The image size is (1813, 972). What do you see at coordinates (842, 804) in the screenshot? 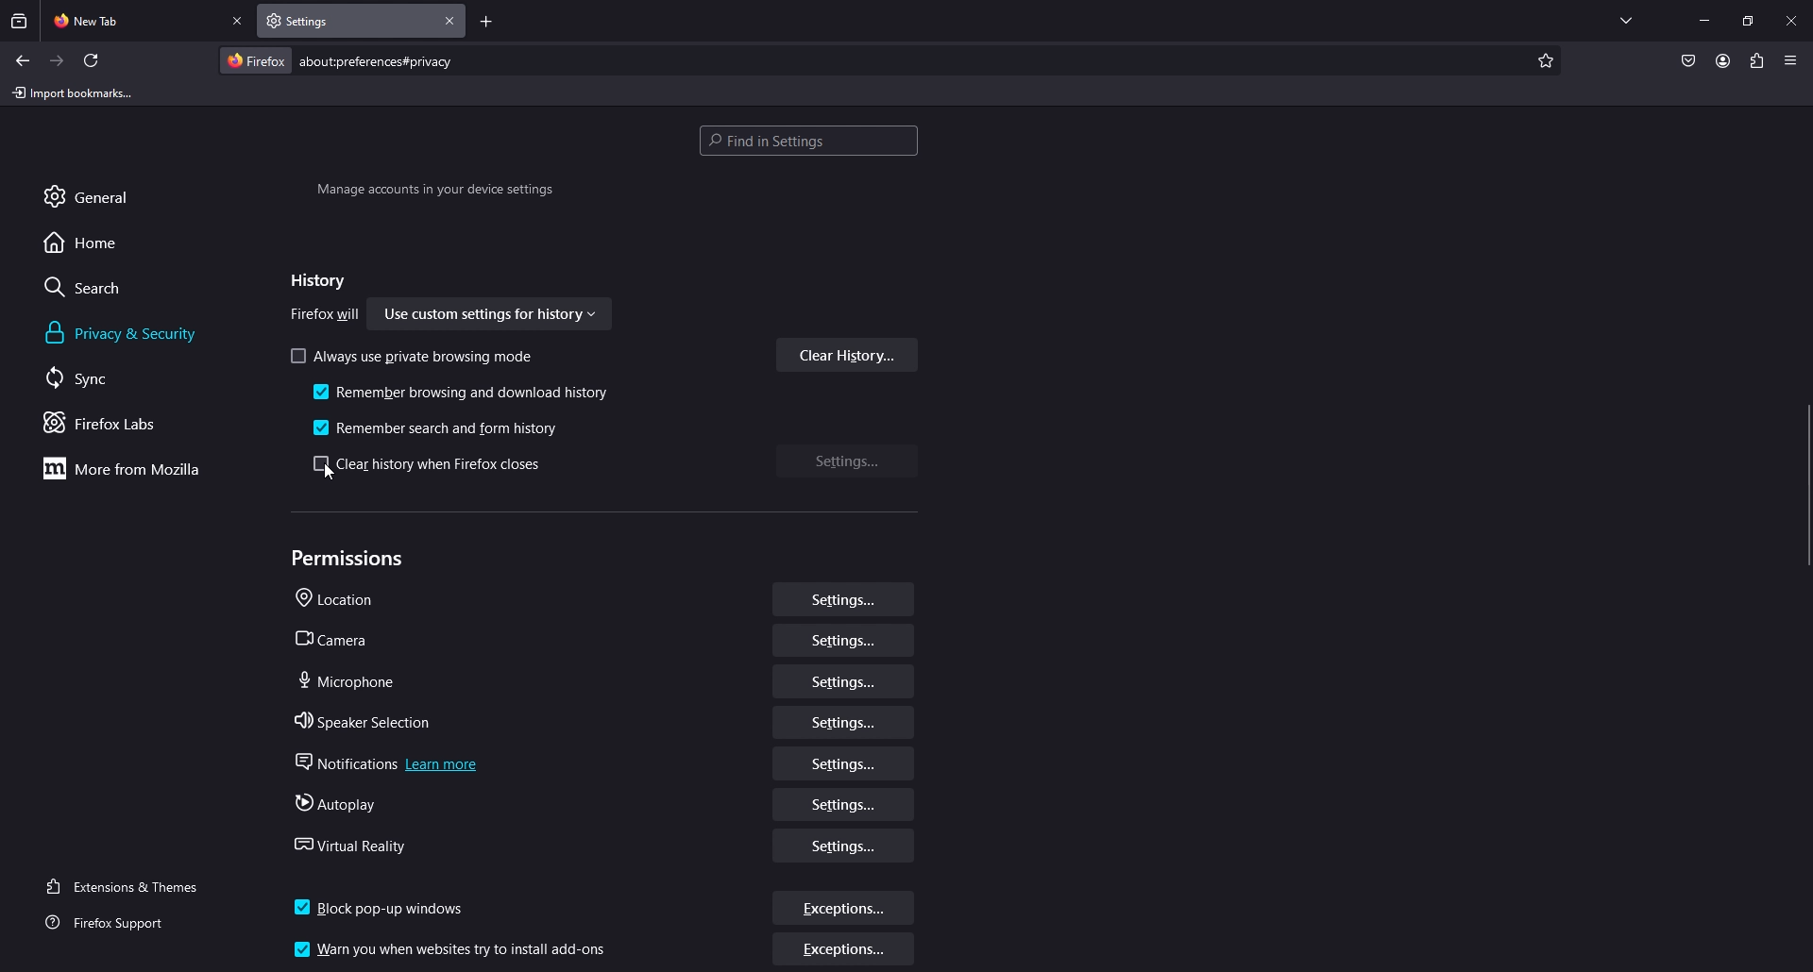
I see `settings` at bounding box center [842, 804].